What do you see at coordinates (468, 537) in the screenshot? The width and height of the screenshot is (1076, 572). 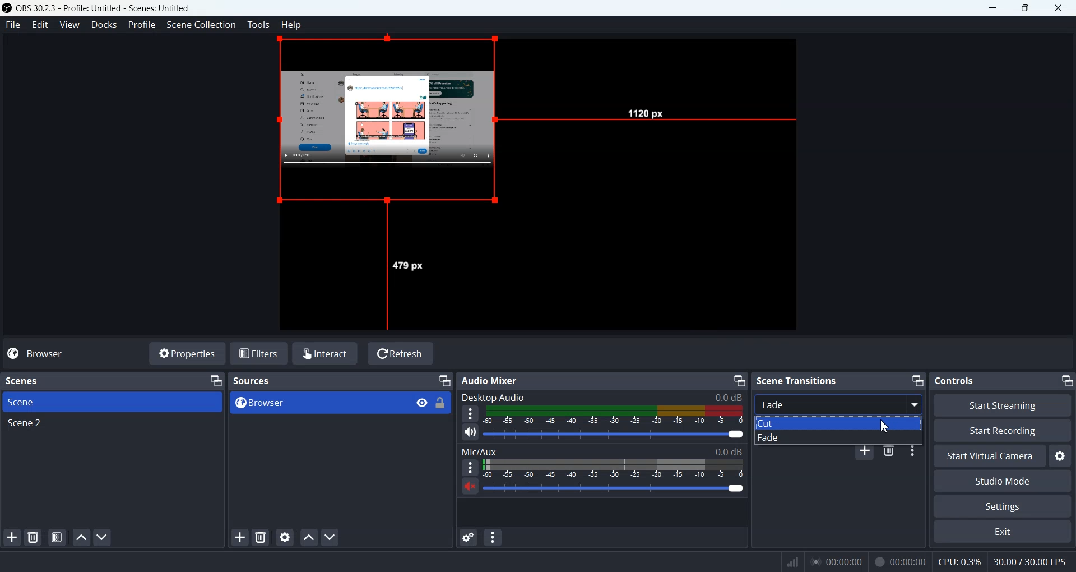 I see `Advance audio Properties` at bounding box center [468, 537].